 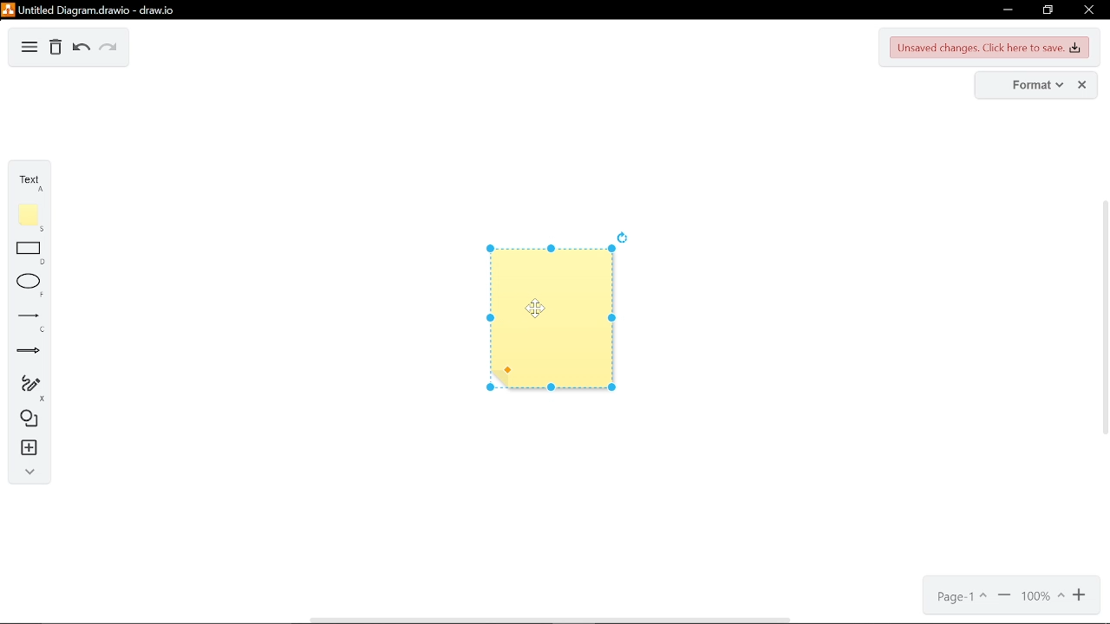 What do you see at coordinates (1089, 10) in the screenshot?
I see `close` at bounding box center [1089, 10].